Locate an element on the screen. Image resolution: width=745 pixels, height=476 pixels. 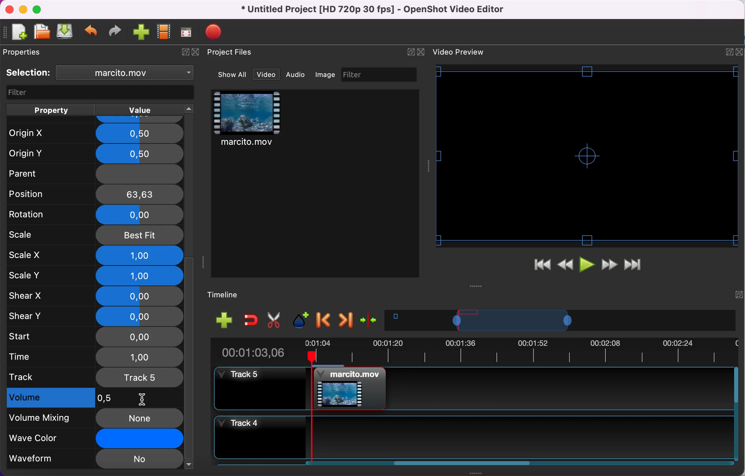
cut is located at coordinates (274, 320).